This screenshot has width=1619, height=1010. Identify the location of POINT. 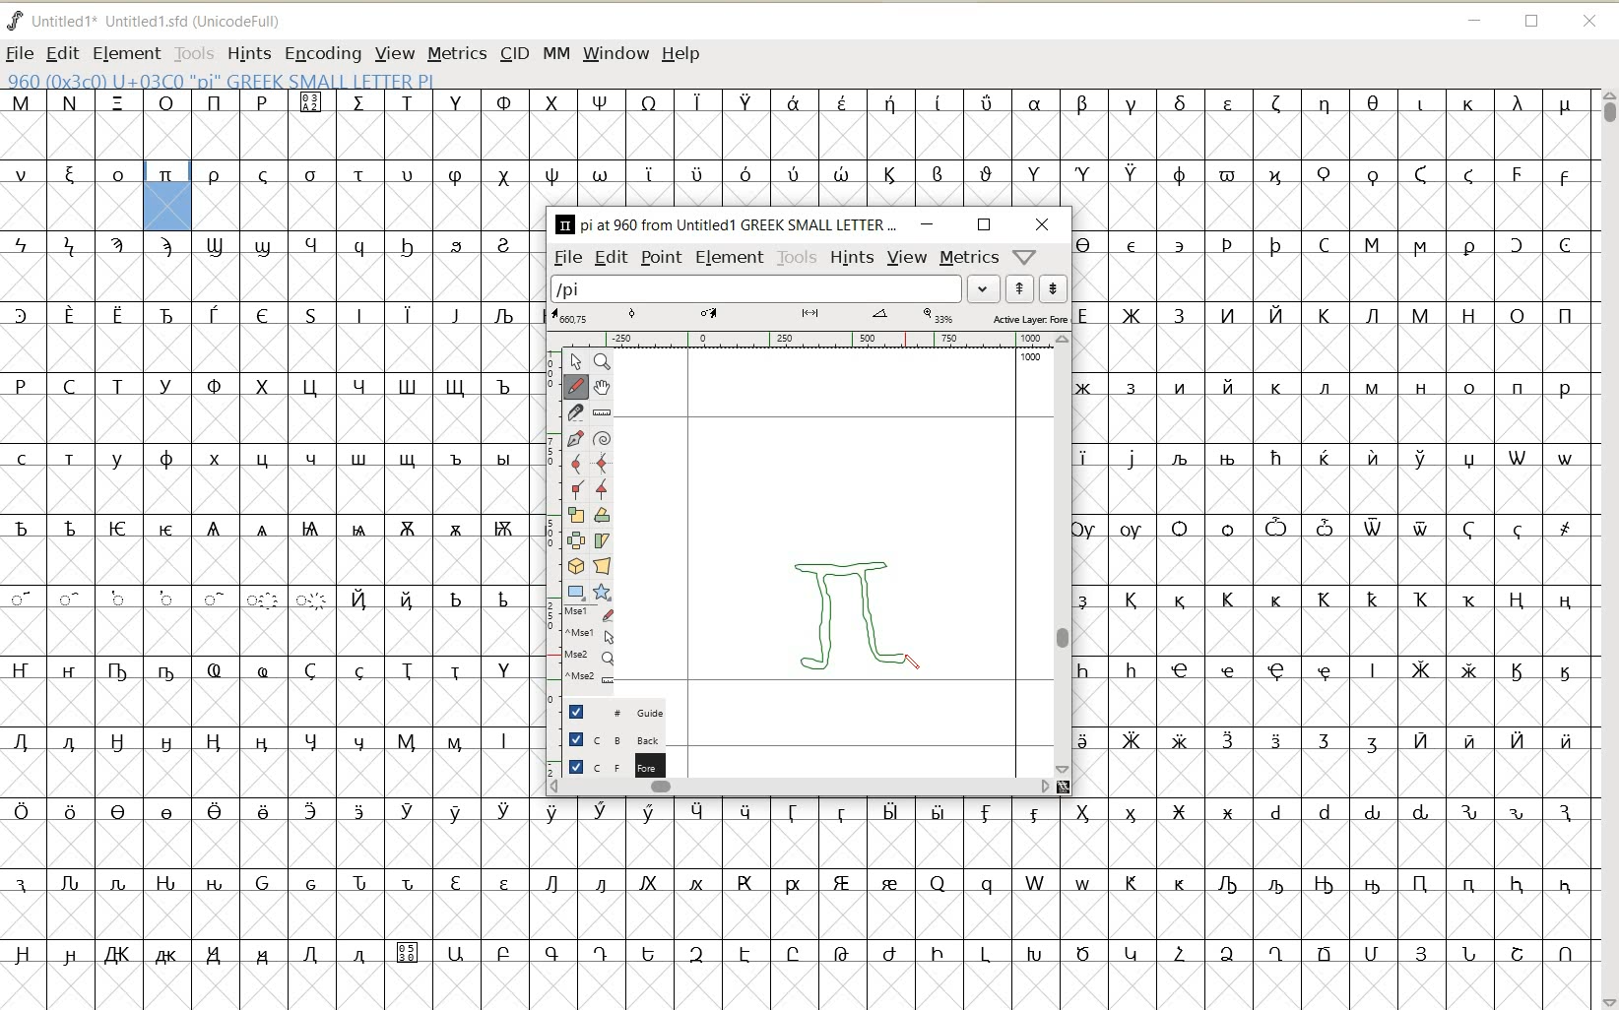
(661, 259).